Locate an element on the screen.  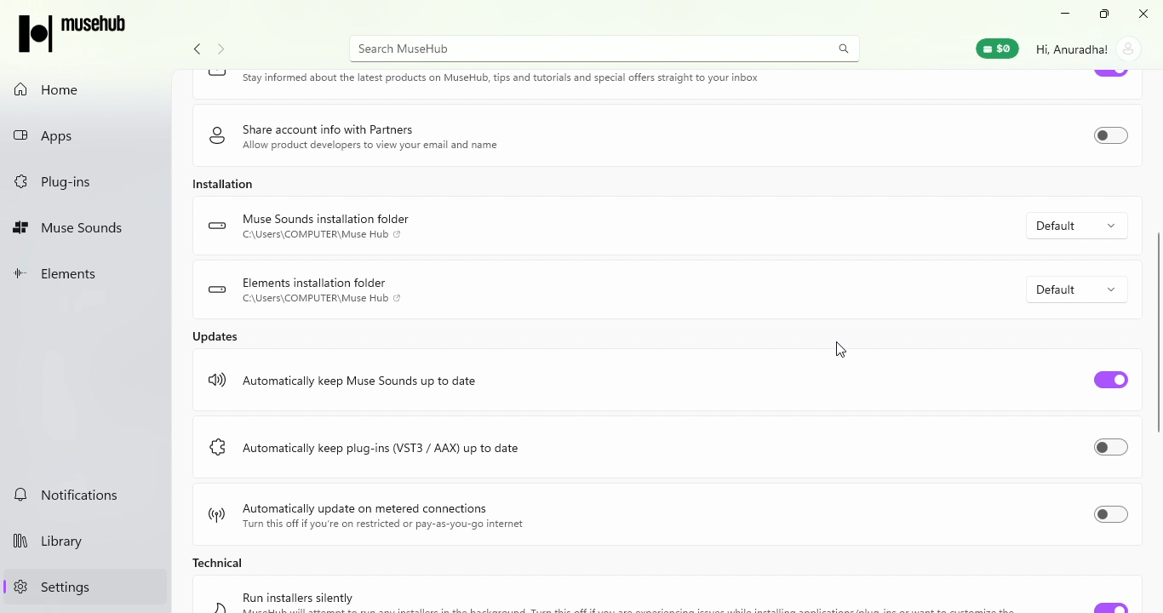
Muse Sounds is located at coordinates (83, 229).